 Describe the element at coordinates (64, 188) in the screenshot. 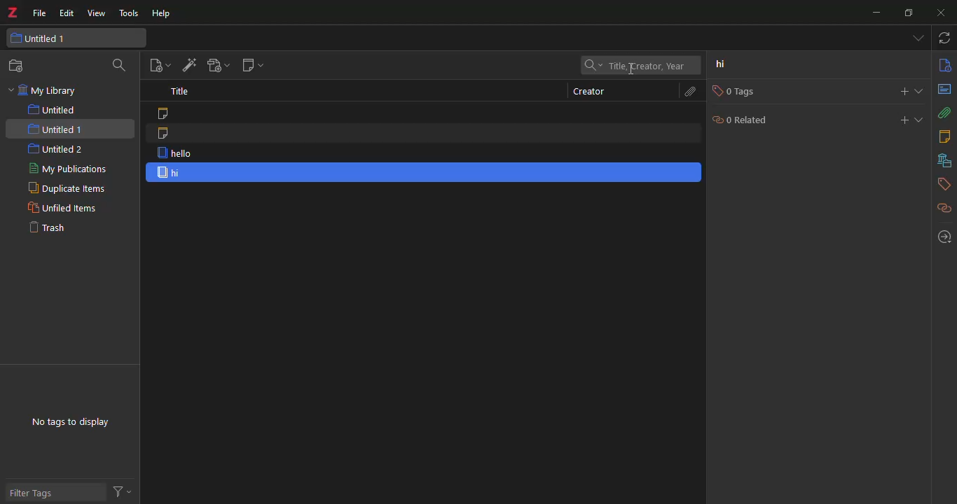

I see `duplicate items` at that location.